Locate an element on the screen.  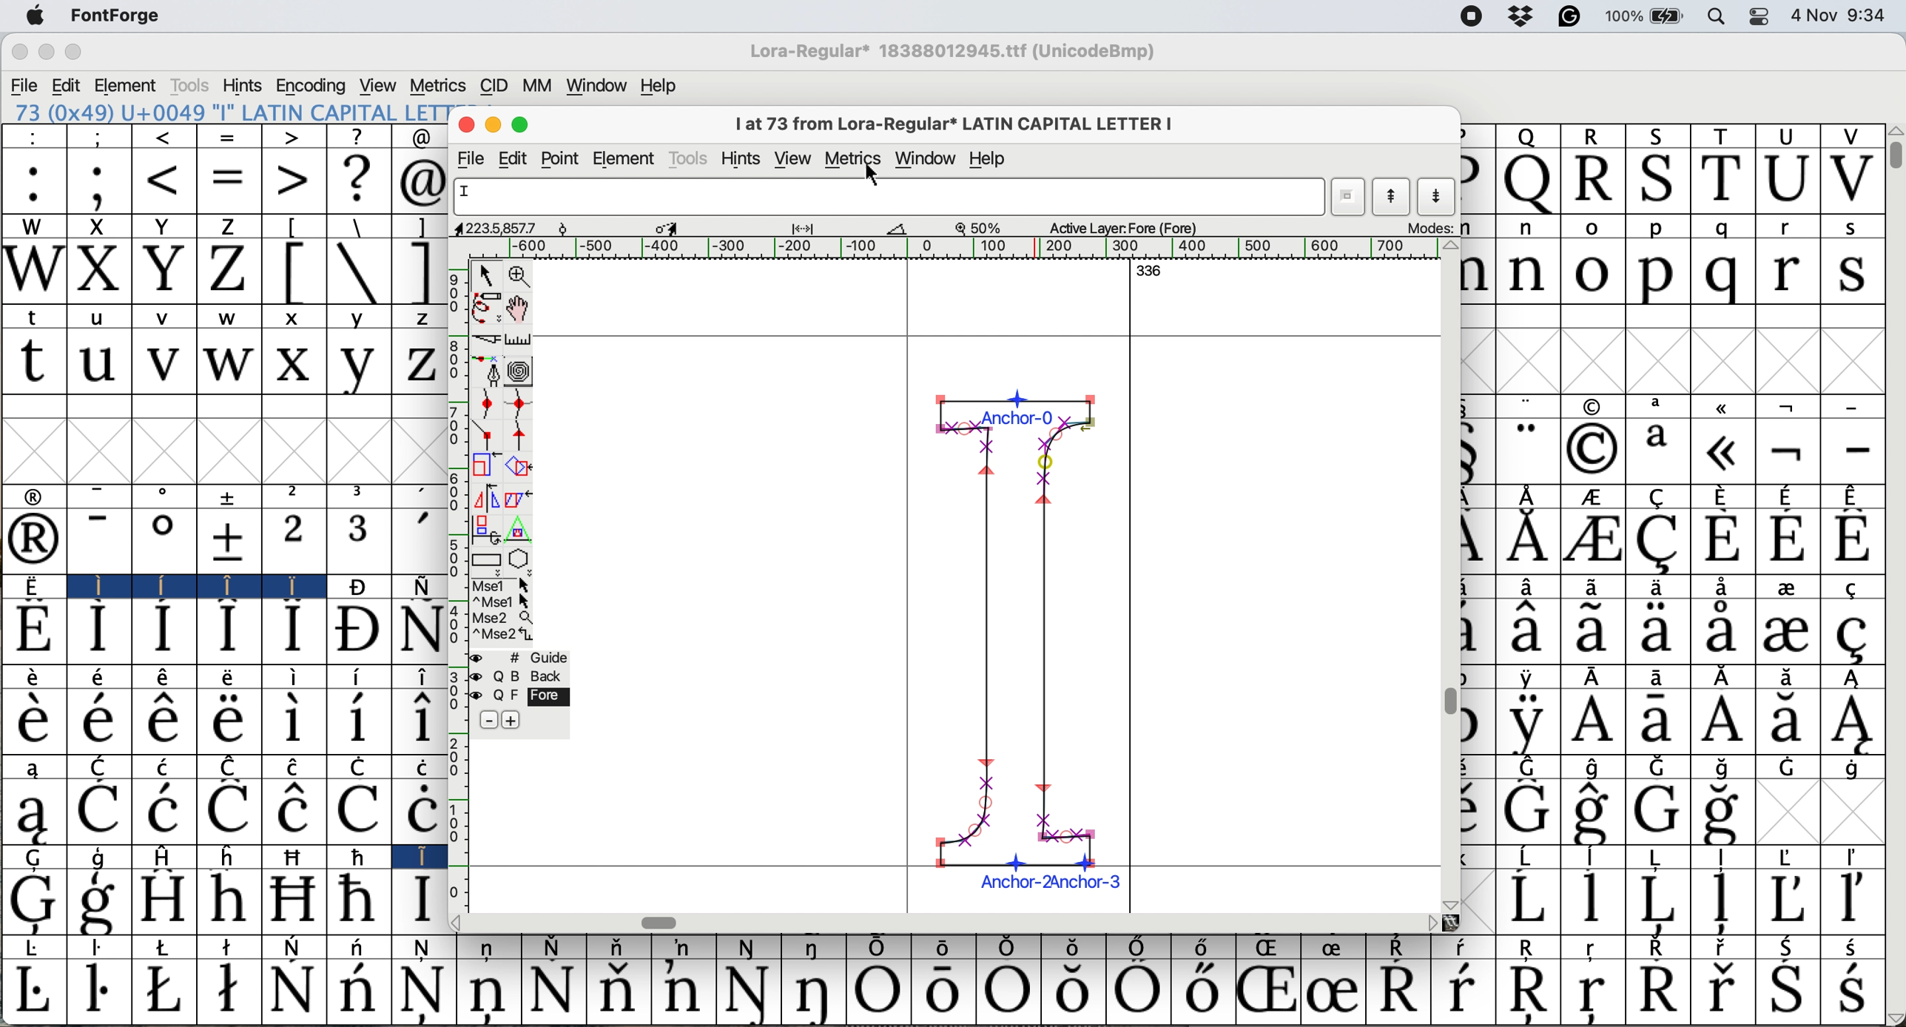
] is located at coordinates (421, 227).